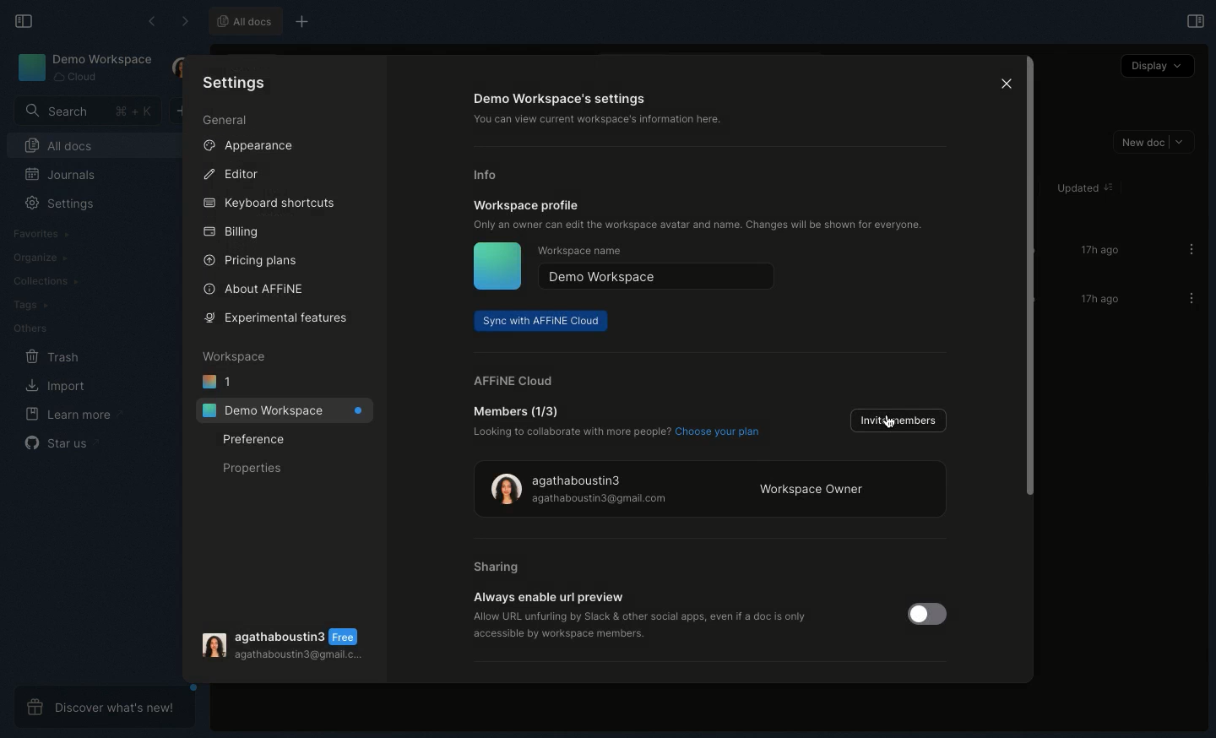 This screenshot has height=738, width=1216. Describe the element at coordinates (242, 85) in the screenshot. I see `Settings` at that location.